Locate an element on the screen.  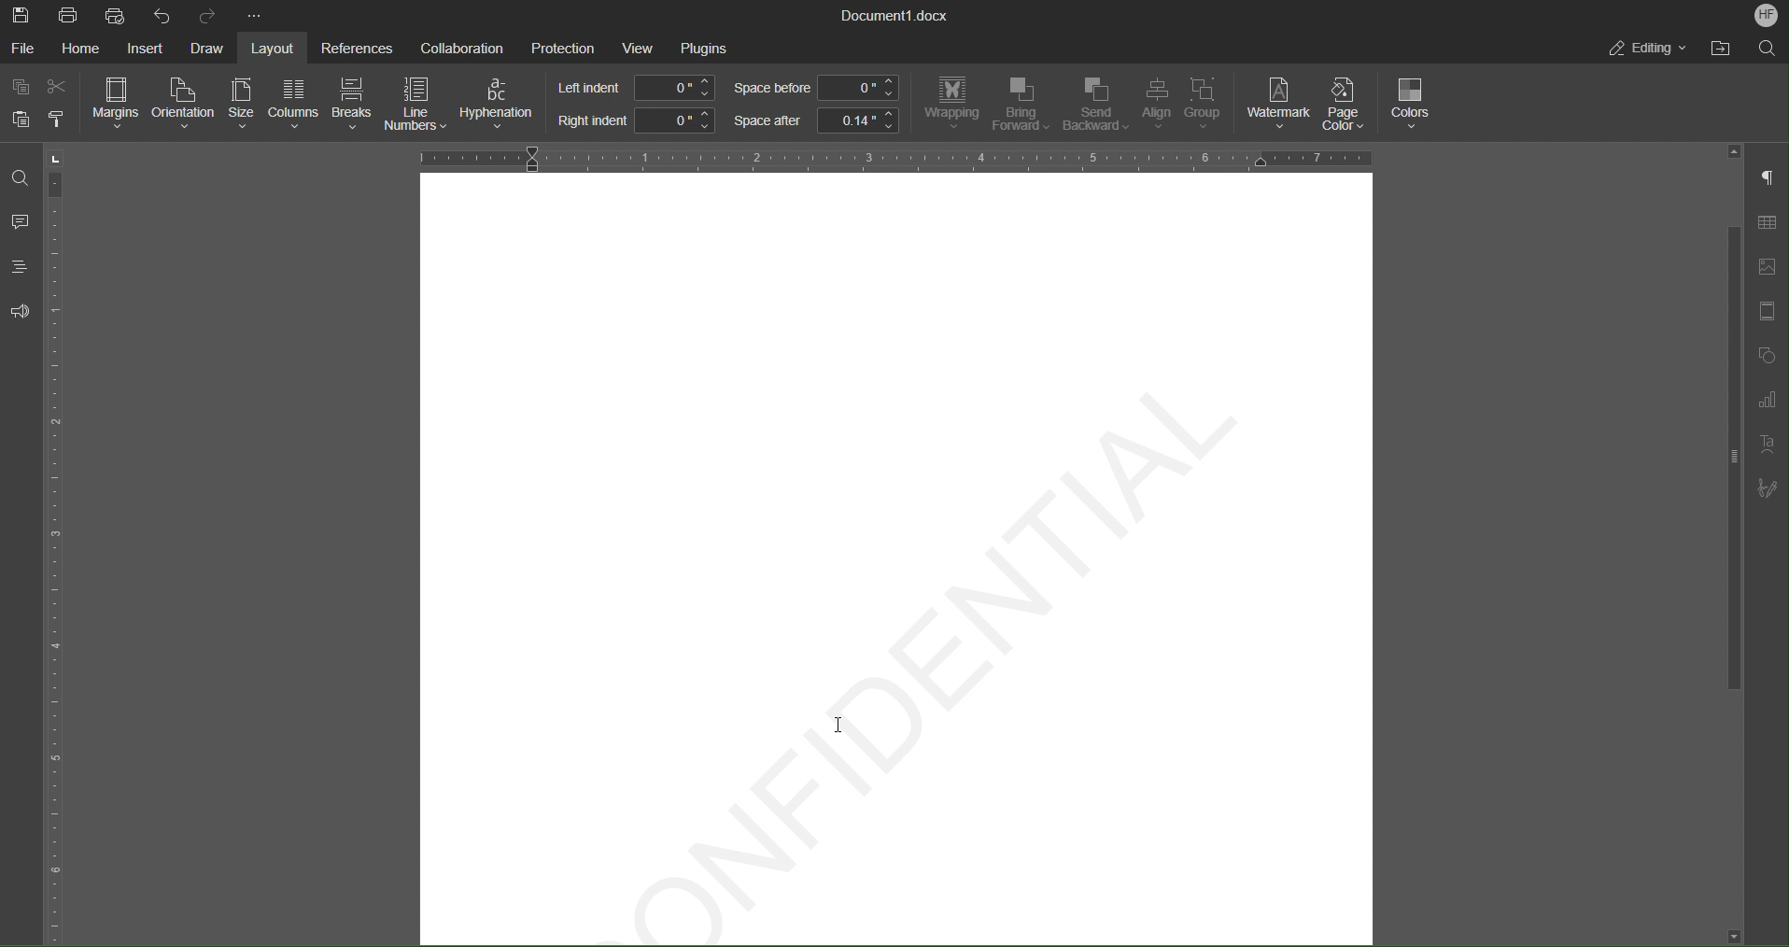
View is located at coordinates (641, 48).